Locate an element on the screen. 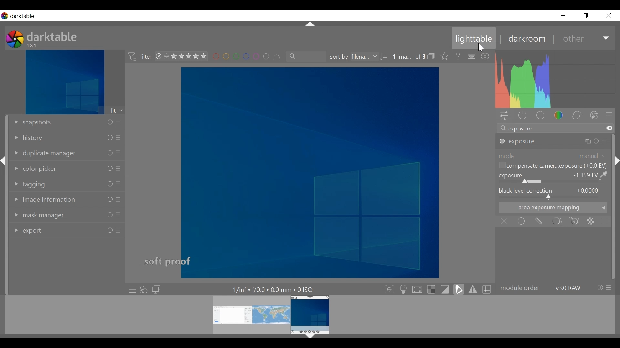  area e mappingxposure is located at coordinates (555, 208).